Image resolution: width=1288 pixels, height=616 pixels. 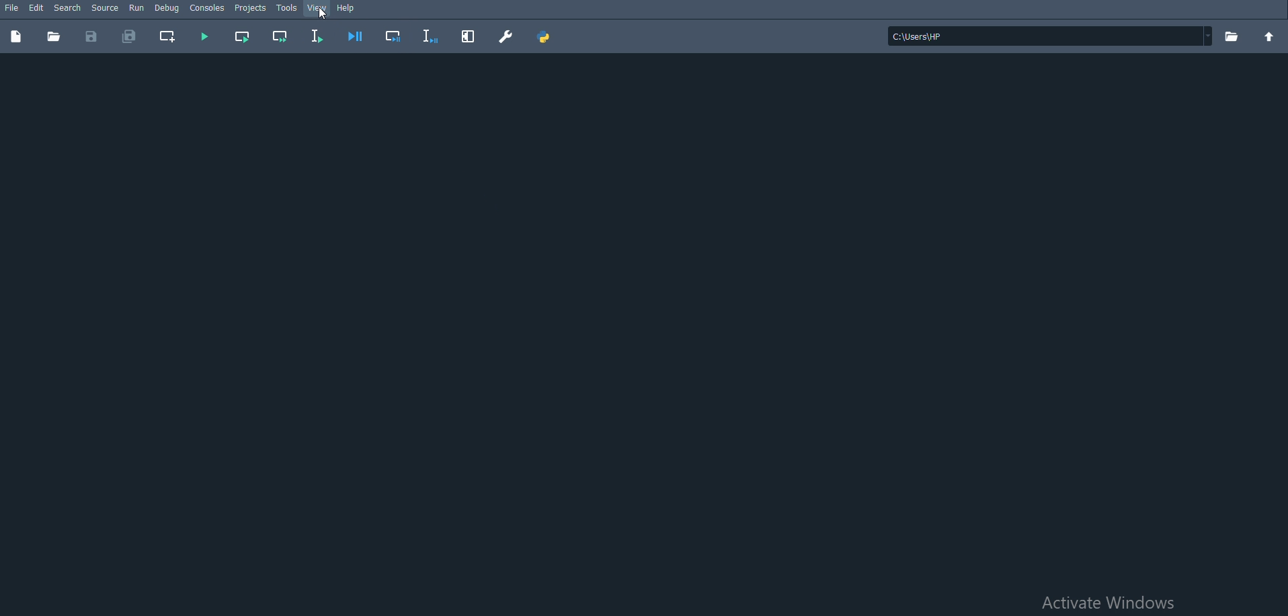 What do you see at coordinates (323, 15) in the screenshot?
I see `Cursor` at bounding box center [323, 15].